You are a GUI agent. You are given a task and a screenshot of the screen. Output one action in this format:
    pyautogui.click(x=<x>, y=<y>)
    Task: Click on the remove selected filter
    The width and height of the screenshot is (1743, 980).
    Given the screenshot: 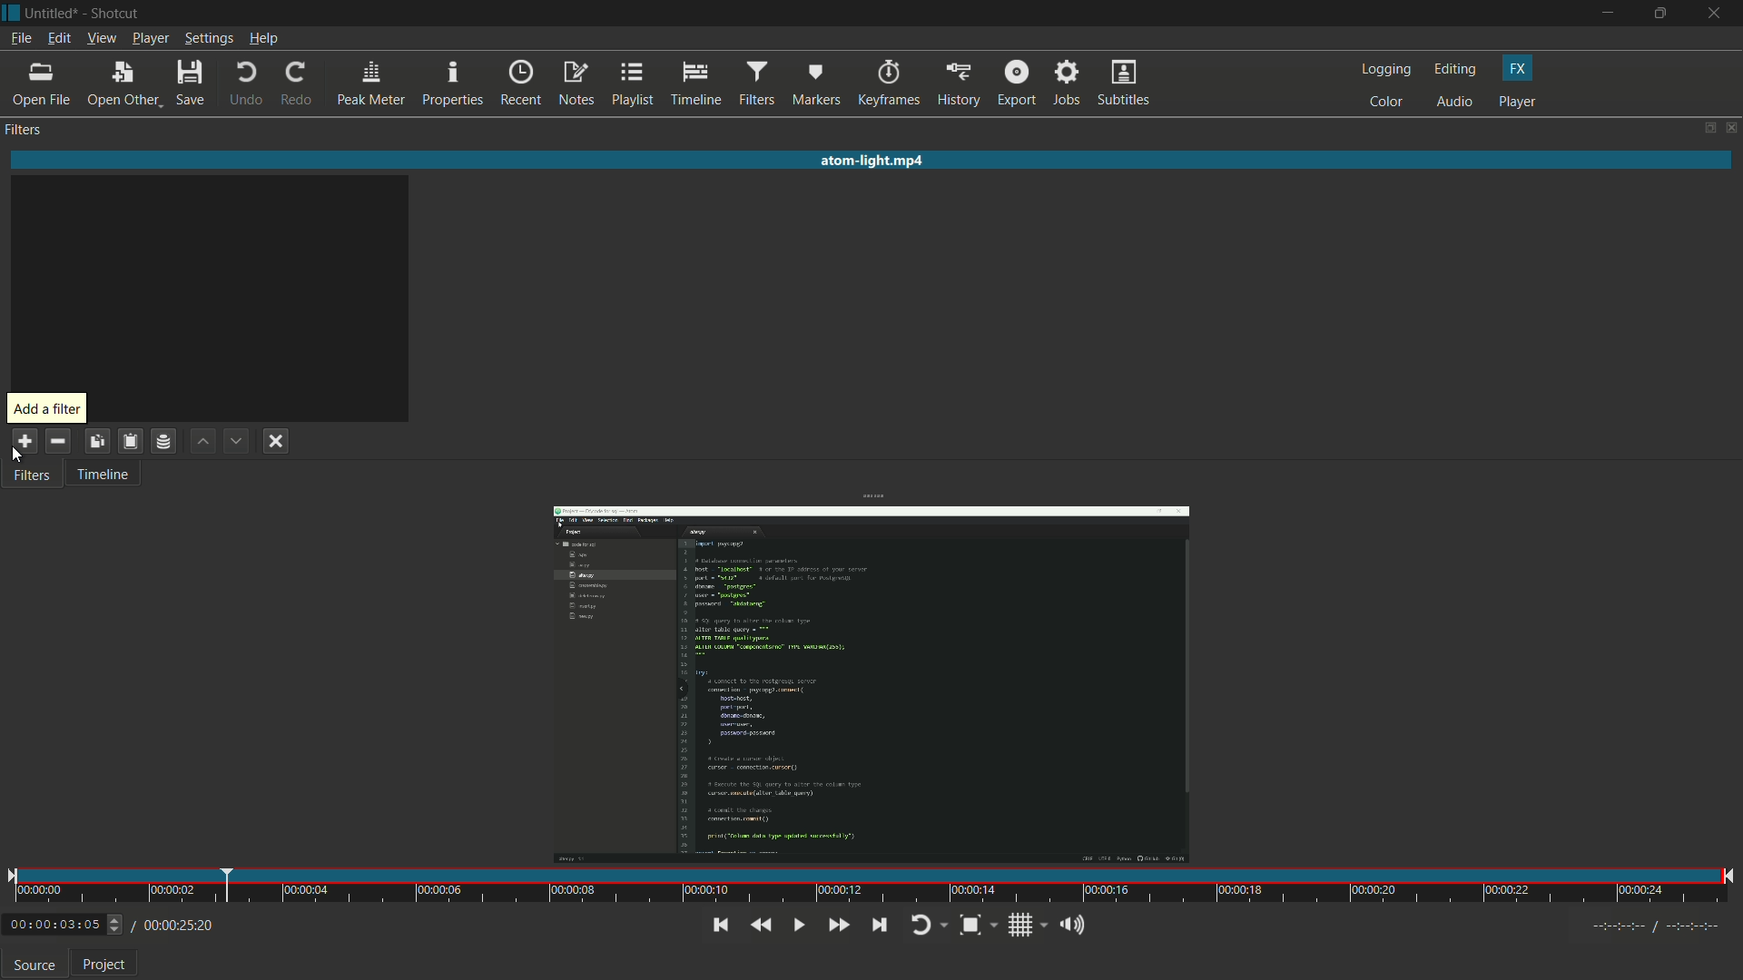 What is the action you would take?
    pyautogui.click(x=59, y=439)
    